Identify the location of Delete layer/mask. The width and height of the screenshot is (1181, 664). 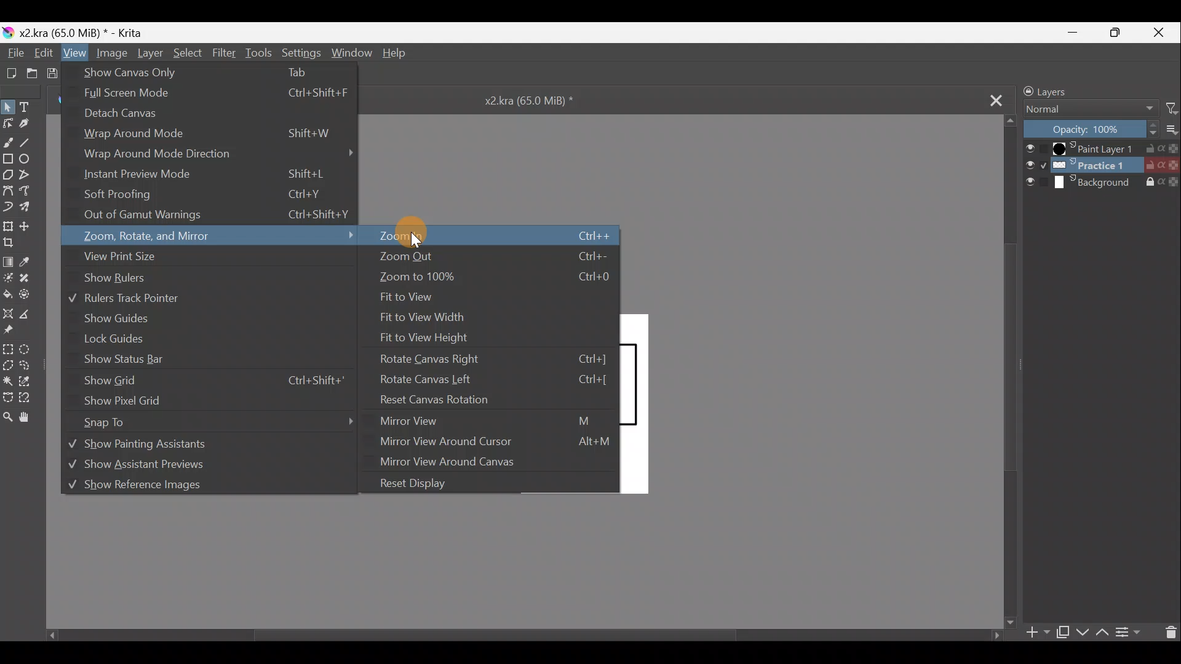
(1171, 632).